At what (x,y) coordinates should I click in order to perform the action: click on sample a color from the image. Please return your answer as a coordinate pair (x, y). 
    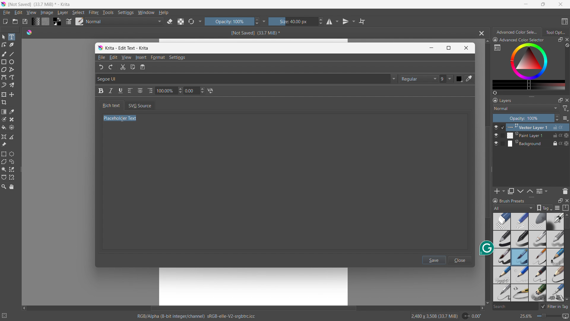
    Looking at the image, I should click on (12, 112).